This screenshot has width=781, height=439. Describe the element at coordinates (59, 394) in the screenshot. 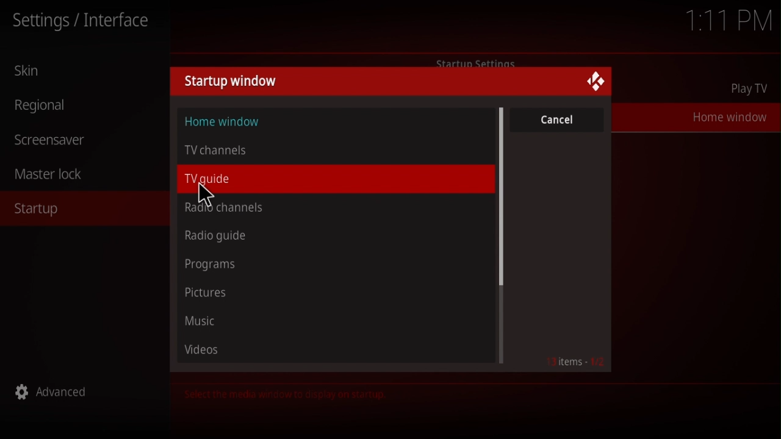

I see `advanced setting` at that location.